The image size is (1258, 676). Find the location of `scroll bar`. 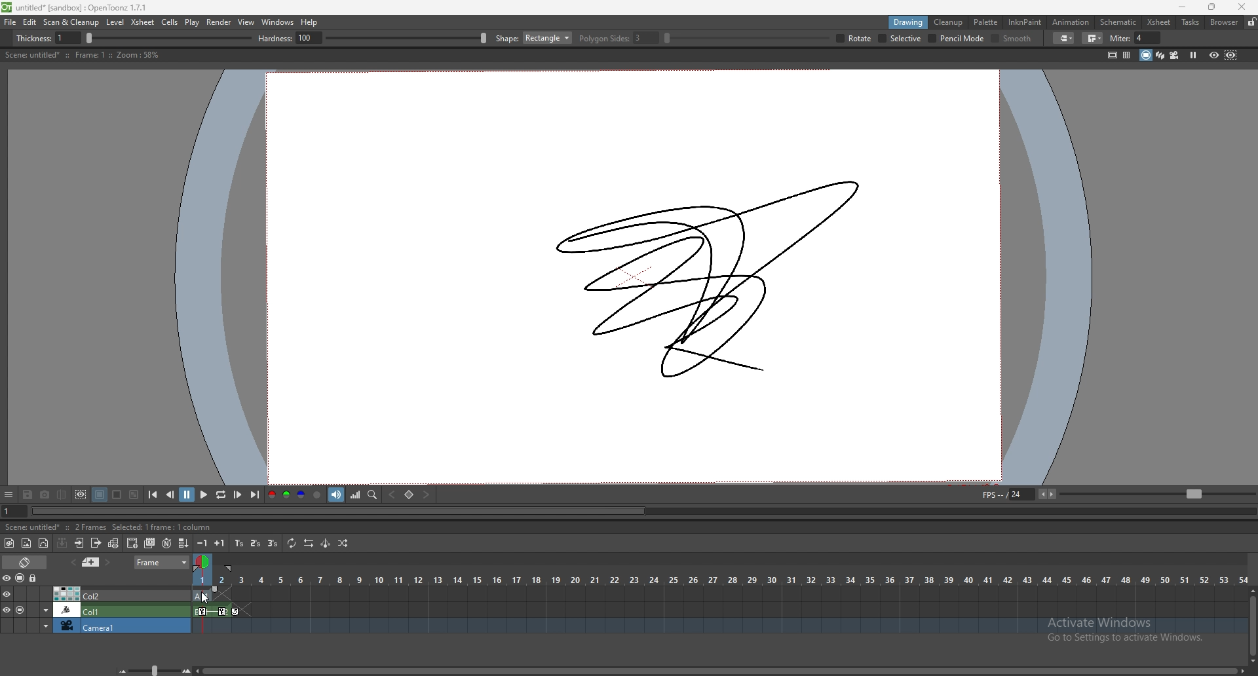

scroll bar is located at coordinates (1253, 625).